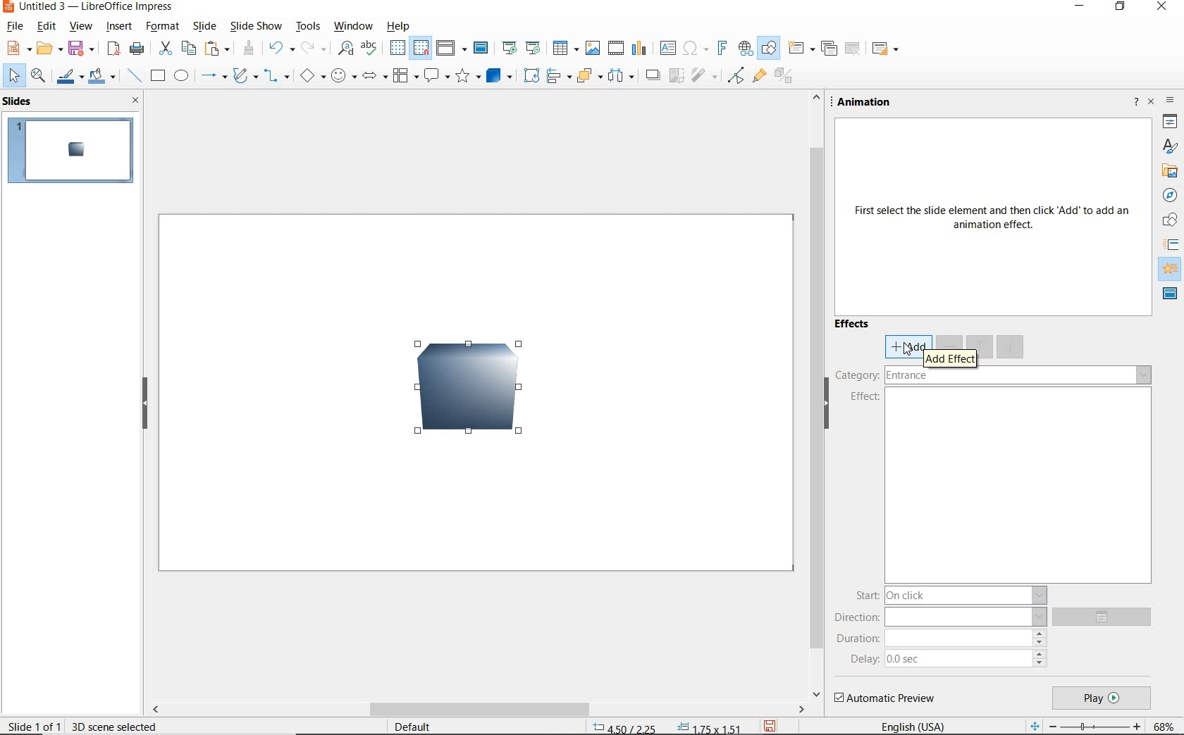  What do you see at coordinates (767, 49) in the screenshot?
I see `show draw functions` at bounding box center [767, 49].